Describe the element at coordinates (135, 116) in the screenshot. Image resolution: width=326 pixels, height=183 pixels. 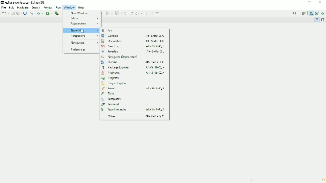
I see `Other` at that location.